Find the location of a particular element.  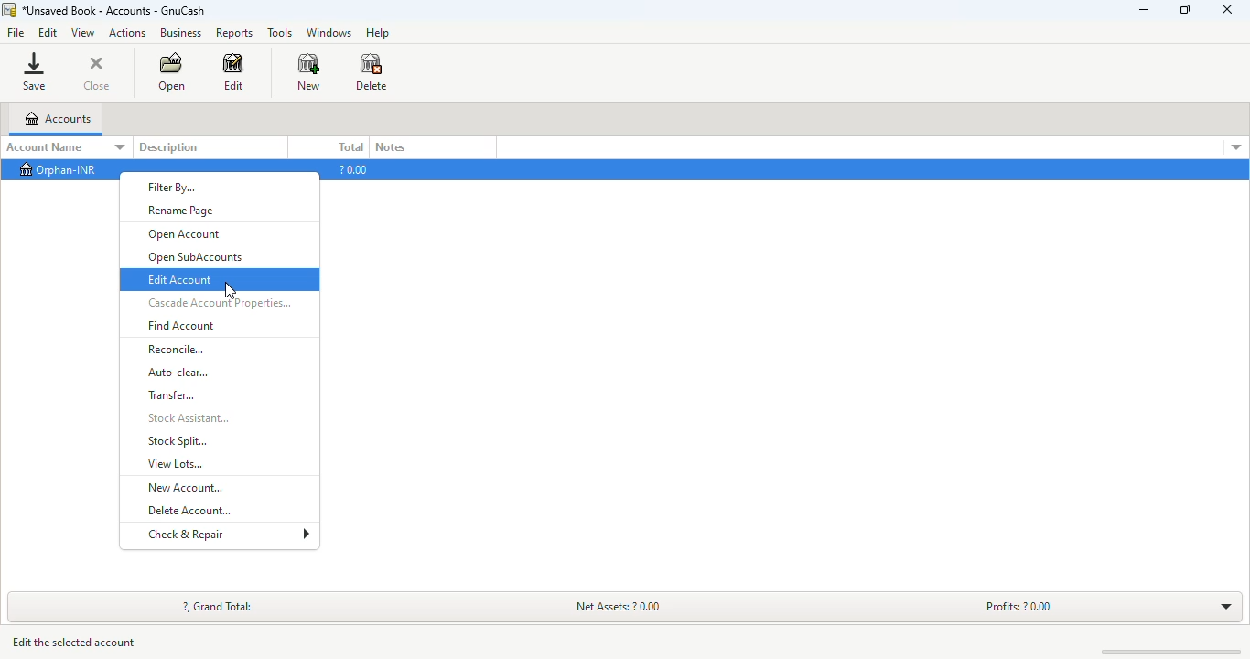

stock assistant is located at coordinates (189, 418).